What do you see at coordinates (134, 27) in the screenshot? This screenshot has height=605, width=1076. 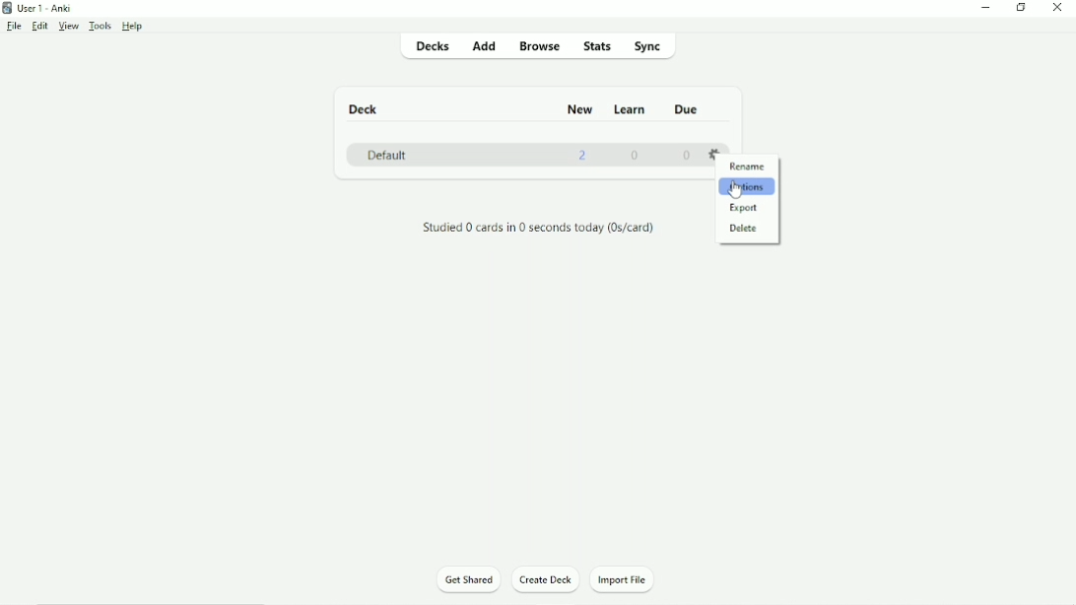 I see `Help` at bounding box center [134, 27].